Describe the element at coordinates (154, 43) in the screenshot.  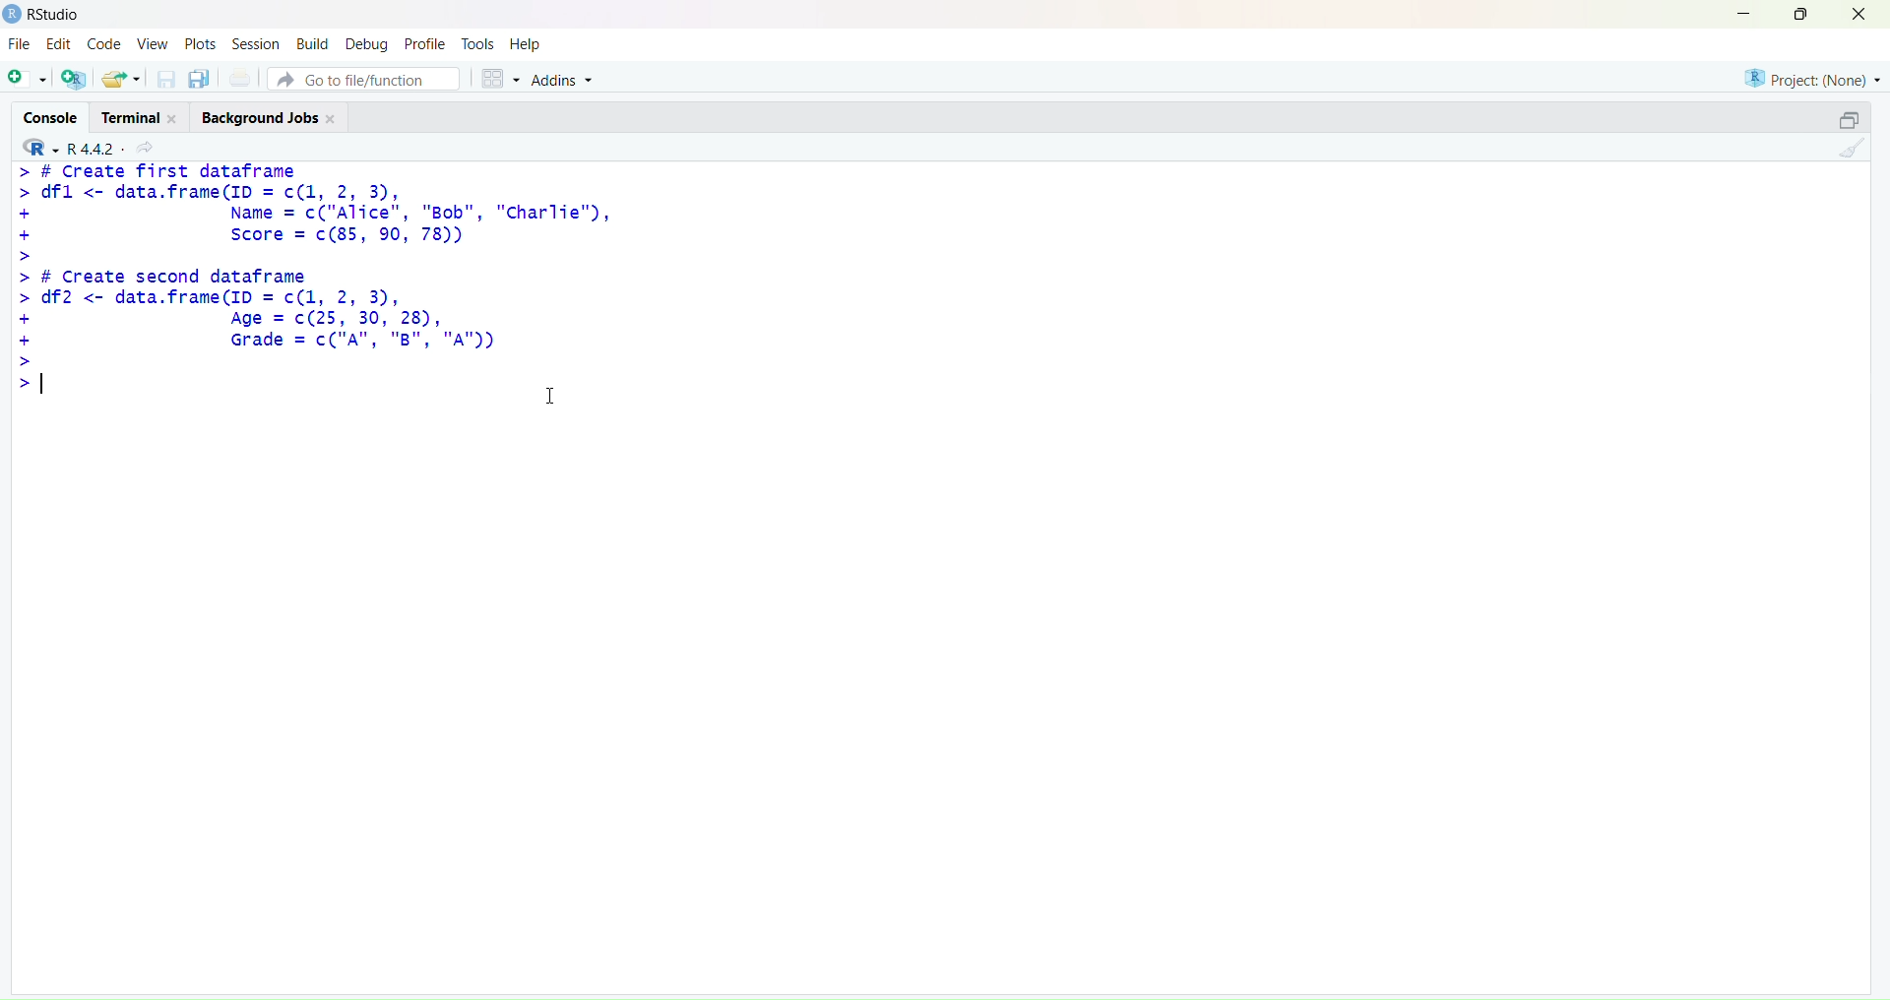
I see `View` at that location.